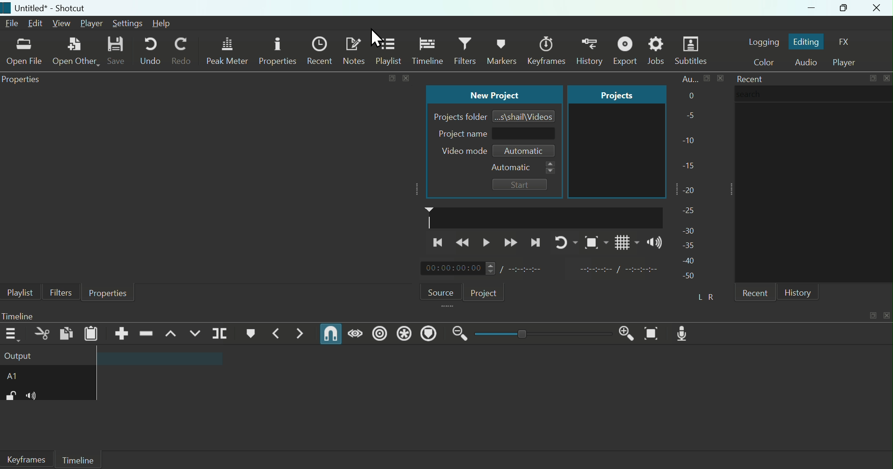 The width and height of the screenshot is (893, 469). What do you see at coordinates (195, 334) in the screenshot?
I see `Overwrite` at bounding box center [195, 334].